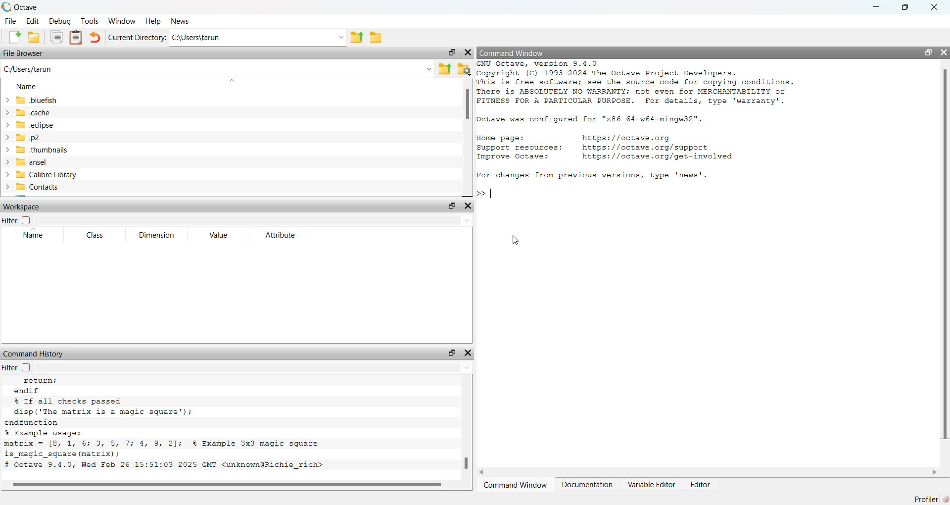  I want to click on close, so click(469, 206).